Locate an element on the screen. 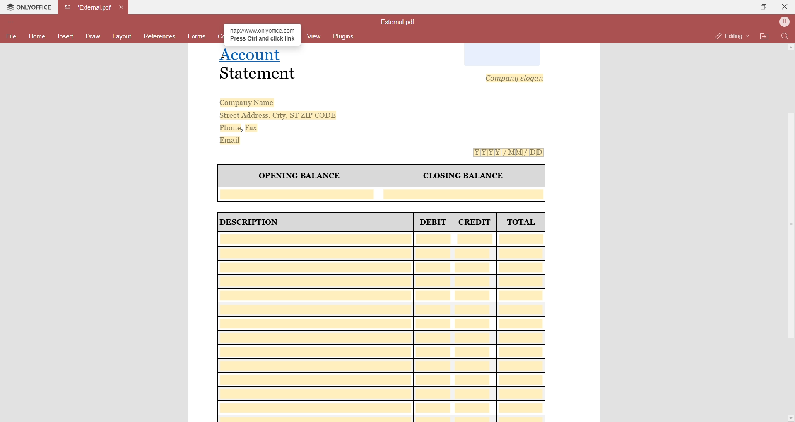  File is located at coordinates (12, 37).